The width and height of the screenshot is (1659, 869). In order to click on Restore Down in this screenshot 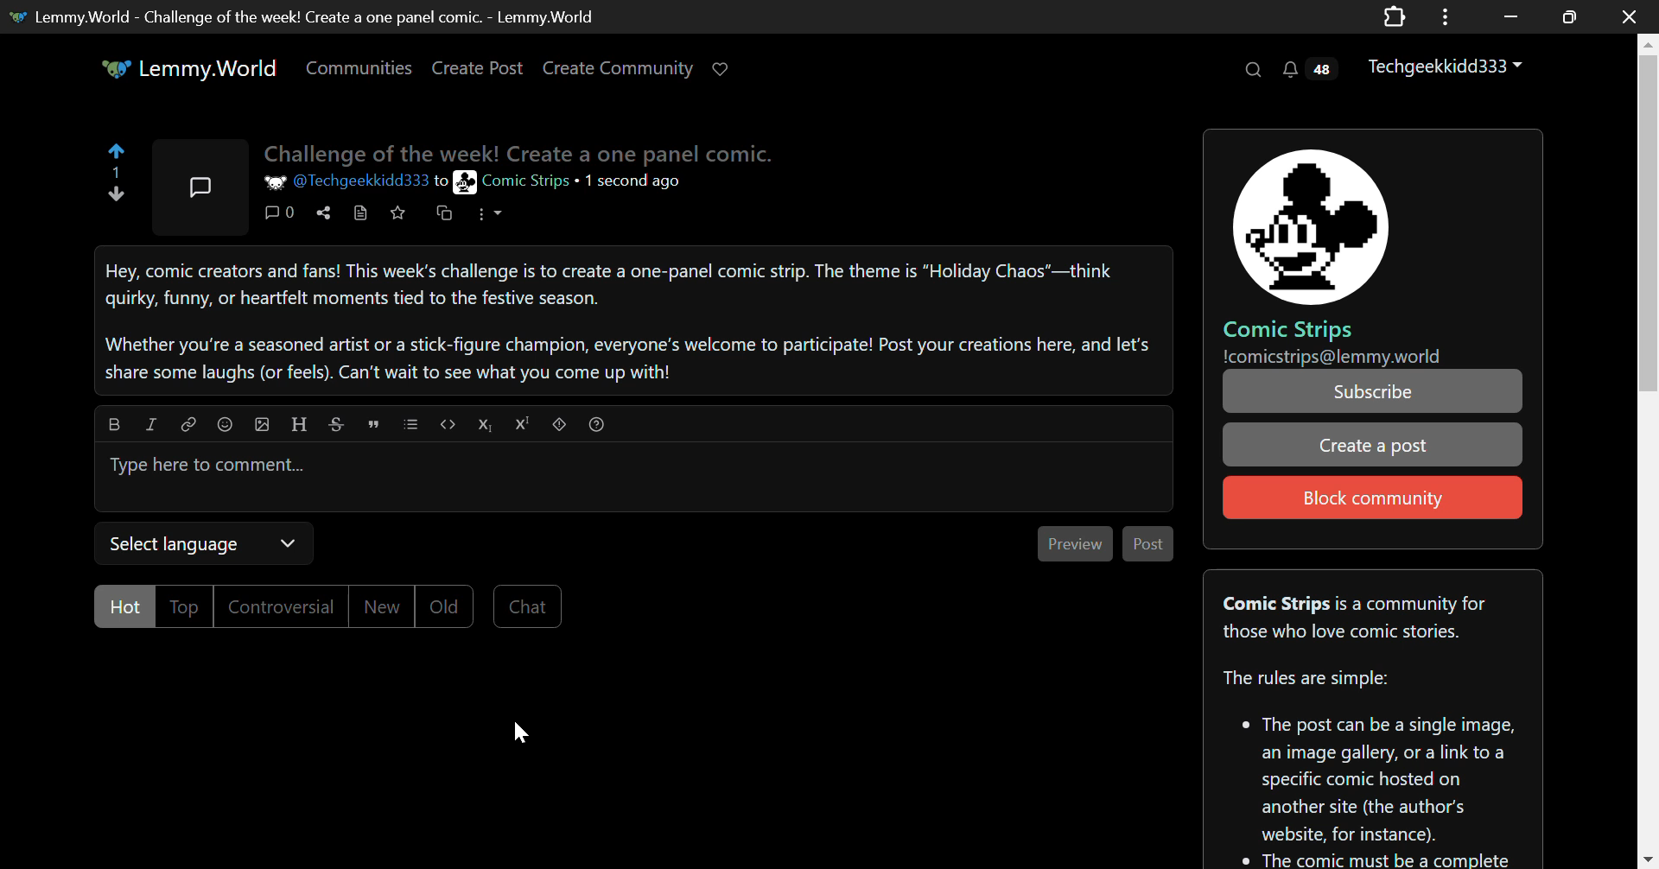, I will do `click(1510, 15)`.